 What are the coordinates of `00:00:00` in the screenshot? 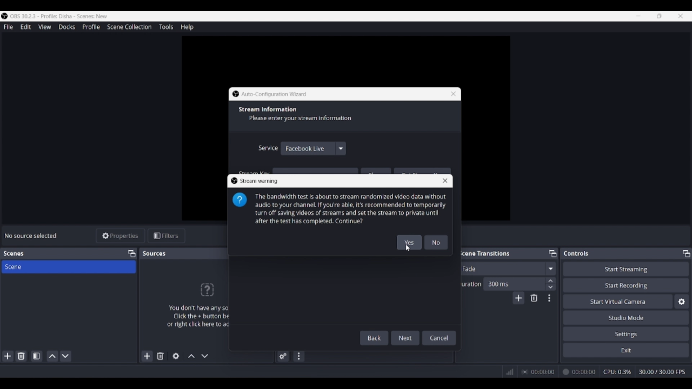 It's located at (560, 372).